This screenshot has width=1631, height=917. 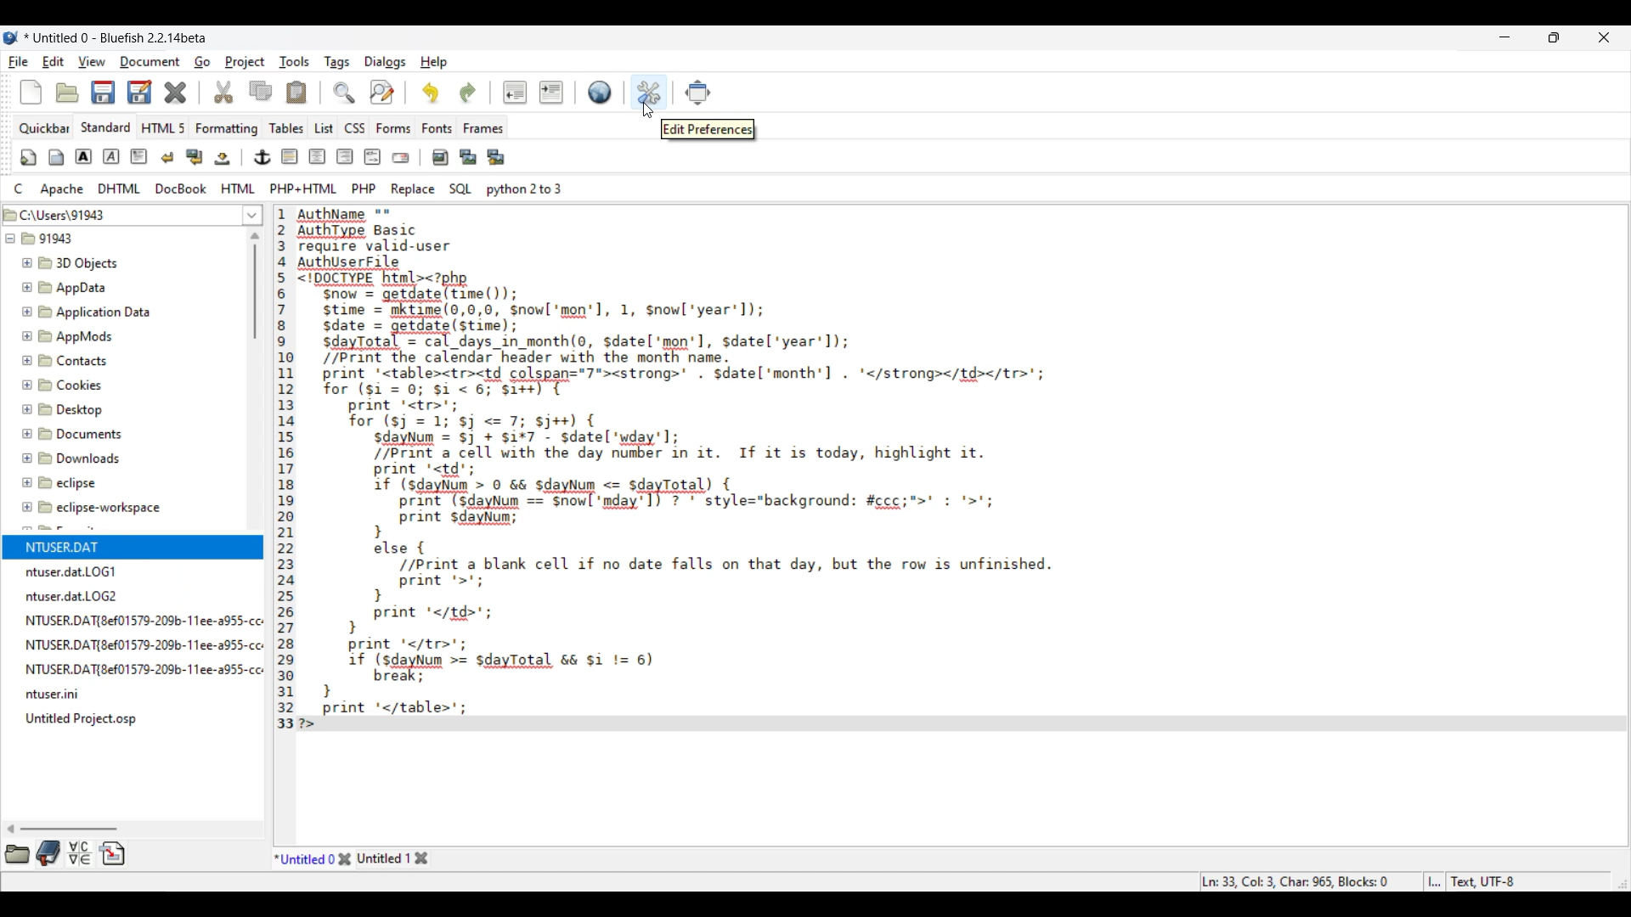 What do you see at coordinates (345, 858) in the screenshot?
I see `Close tab` at bounding box center [345, 858].